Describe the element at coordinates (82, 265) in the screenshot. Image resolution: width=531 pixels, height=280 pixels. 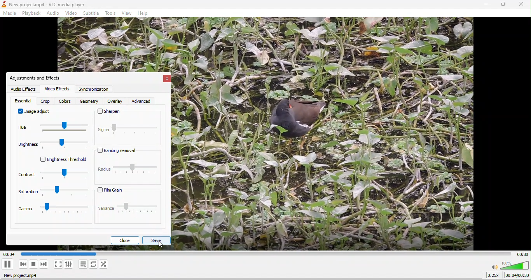
I see `toggle playlist` at that location.